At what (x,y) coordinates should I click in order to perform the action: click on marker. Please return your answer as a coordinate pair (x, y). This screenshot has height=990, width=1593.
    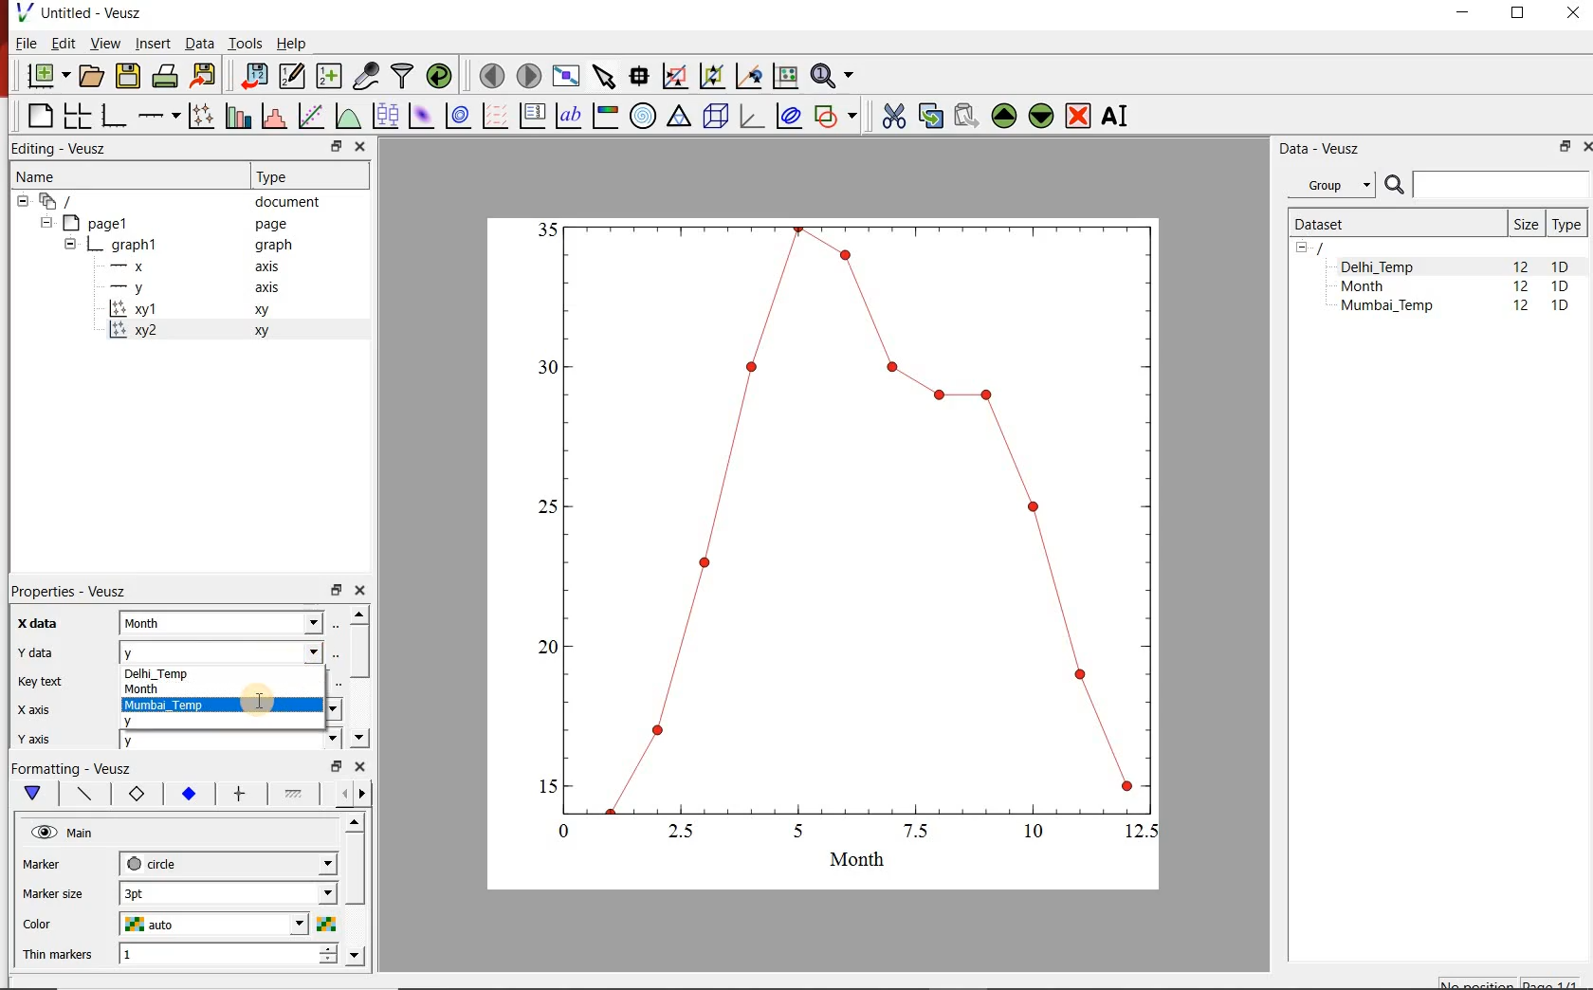
    Looking at the image, I should click on (56, 864).